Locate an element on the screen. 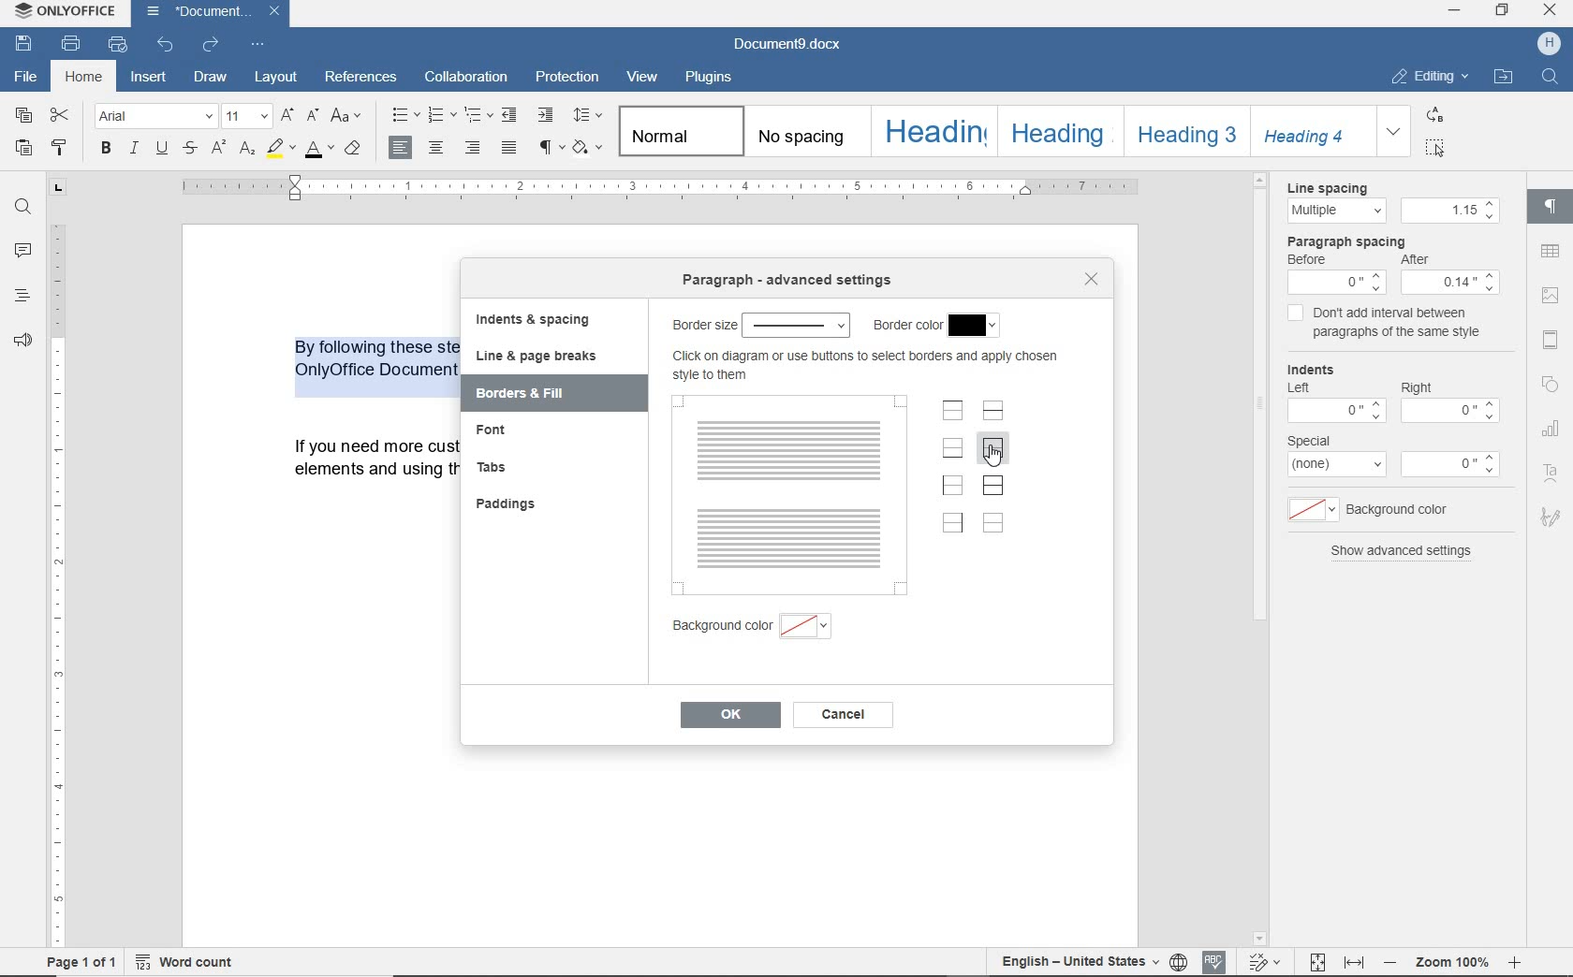 Image resolution: width=1573 pixels, height=977 pixels. paddings is located at coordinates (511, 504).